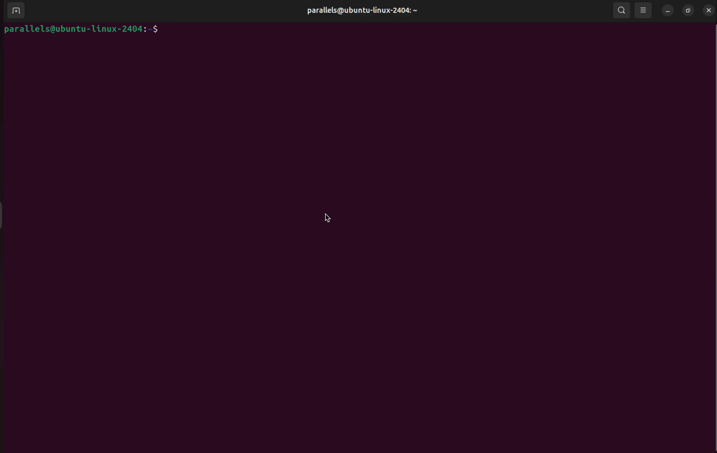 The width and height of the screenshot is (717, 453). I want to click on close, so click(709, 10).